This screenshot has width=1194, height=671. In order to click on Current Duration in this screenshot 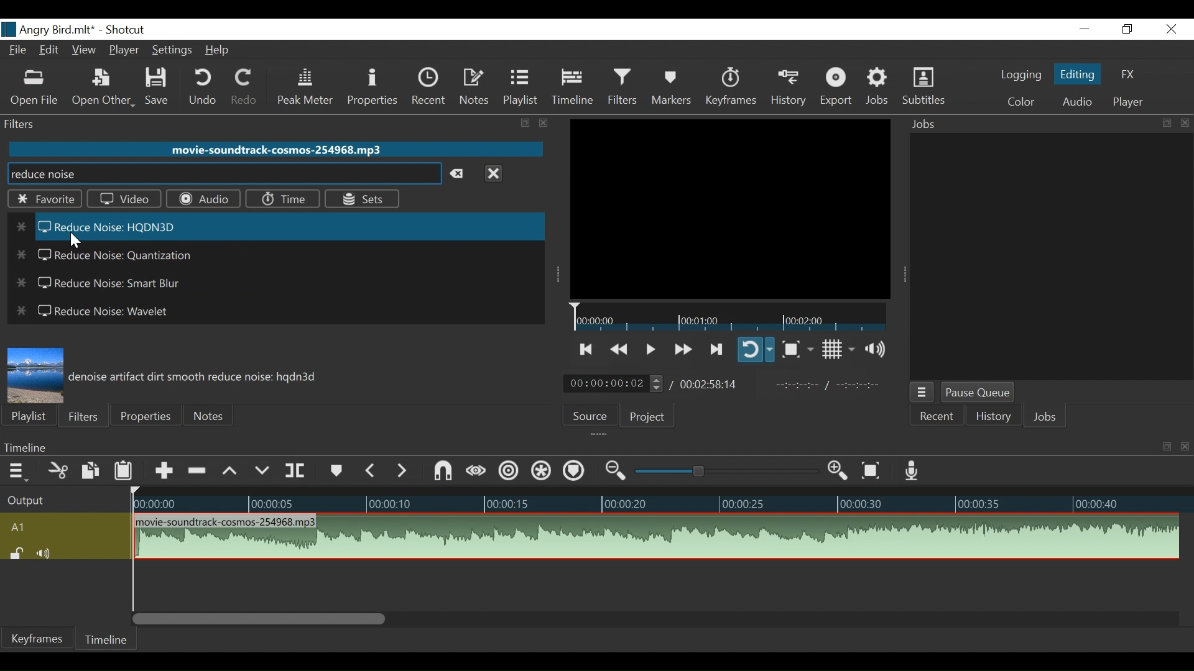, I will do `click(614, 383)`.